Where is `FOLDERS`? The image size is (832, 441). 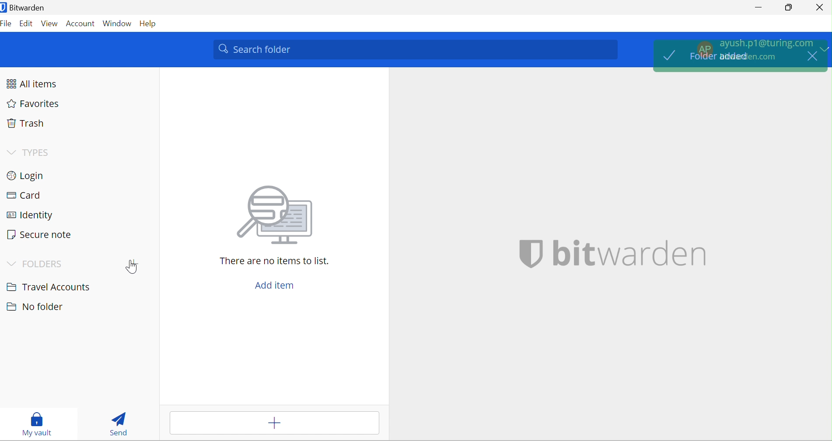
FOLDERS is located at coordinates (43, 263).